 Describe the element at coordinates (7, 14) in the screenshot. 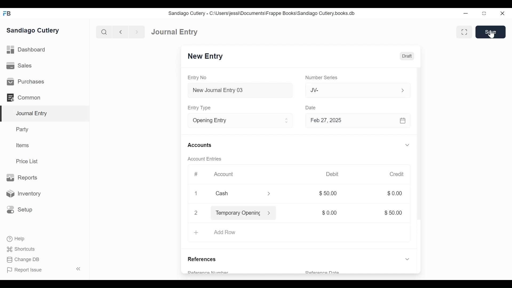

I see `Frappe Books Desktop Icon` at that location.